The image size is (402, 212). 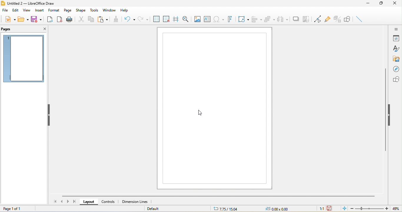 I want to click on horizontal scroll bar, so click(x=219, y=196).